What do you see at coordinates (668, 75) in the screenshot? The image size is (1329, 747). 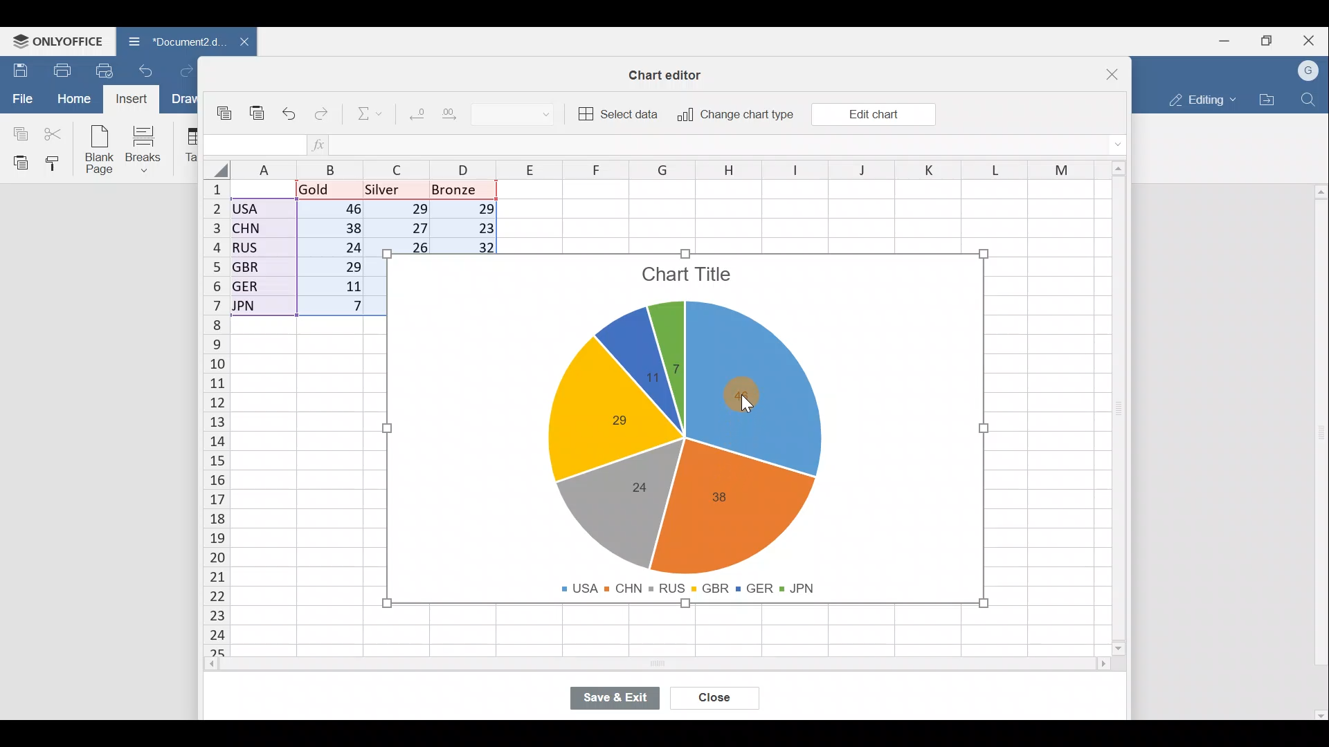 I see `Chart editor` at bounding box center [668, 75].